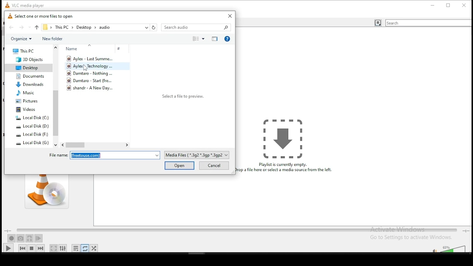  I want to click on up, so click(37, 27).